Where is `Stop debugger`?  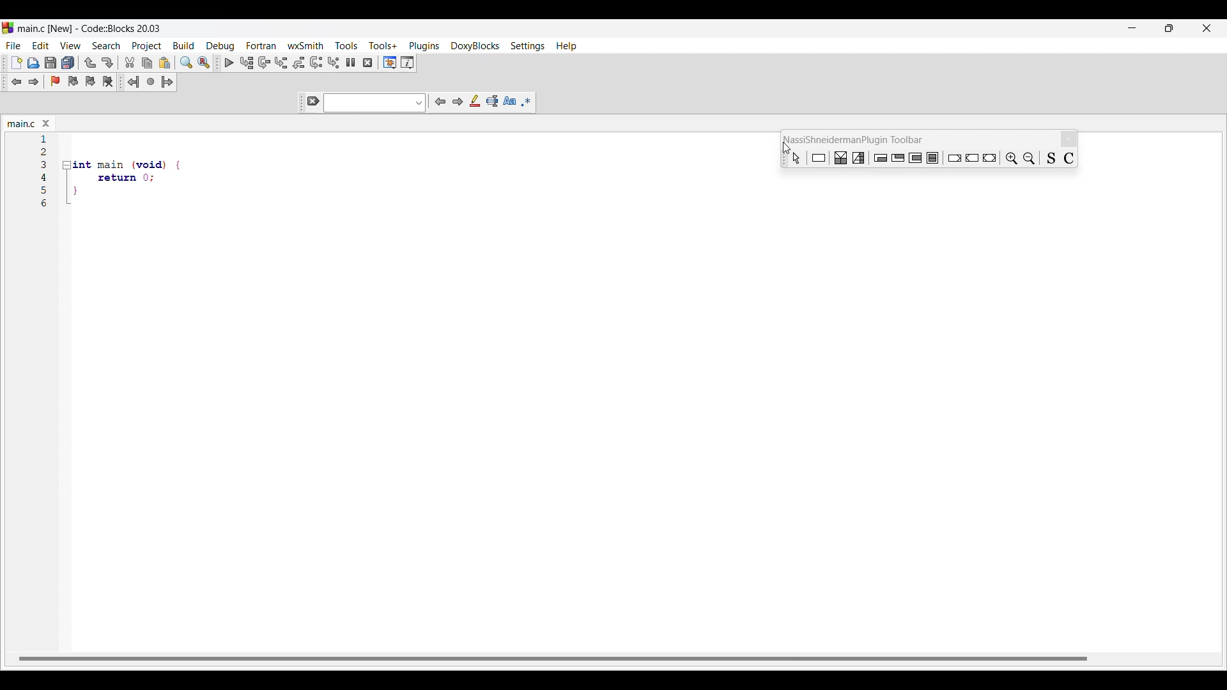
Stop debugger is located at coordinates (367, 63).